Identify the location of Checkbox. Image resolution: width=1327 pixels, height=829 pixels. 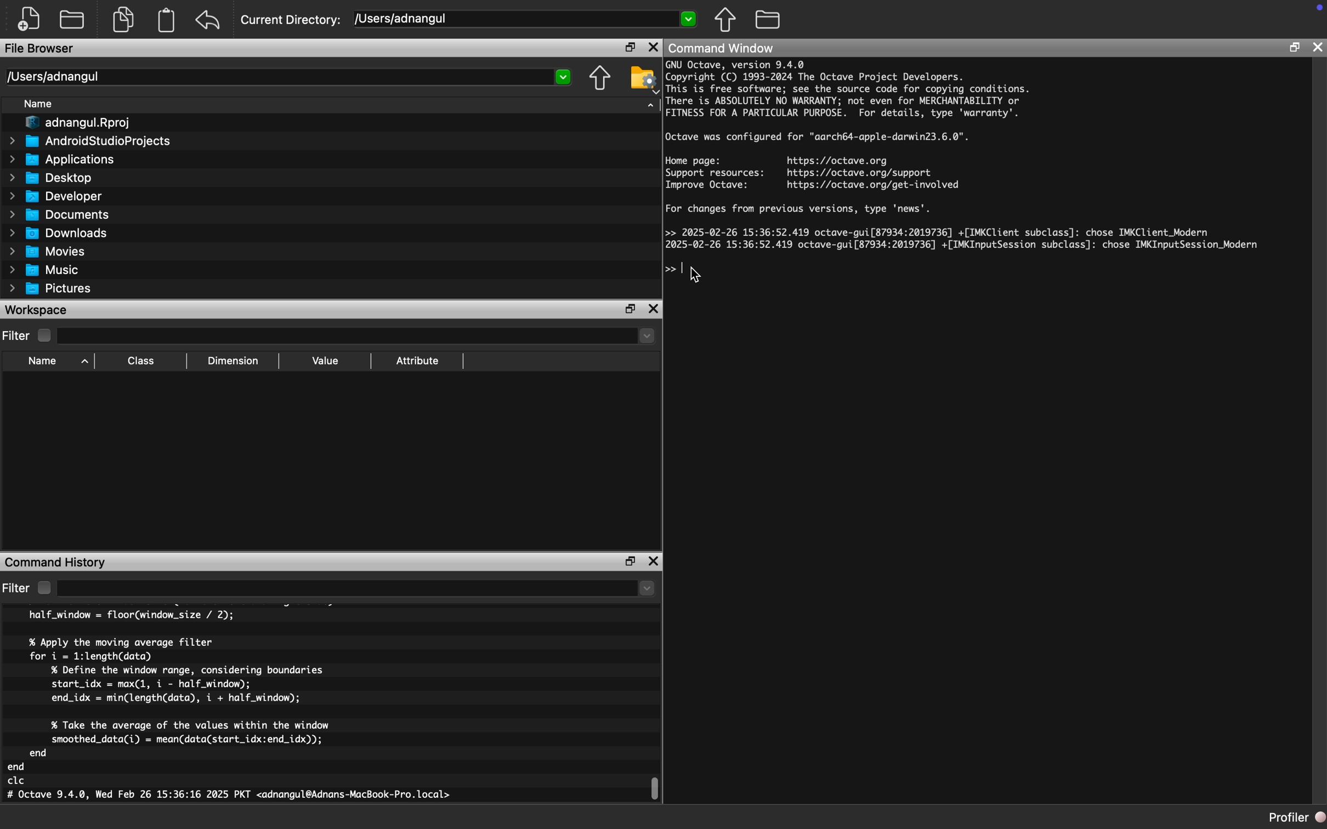
(44, 336).